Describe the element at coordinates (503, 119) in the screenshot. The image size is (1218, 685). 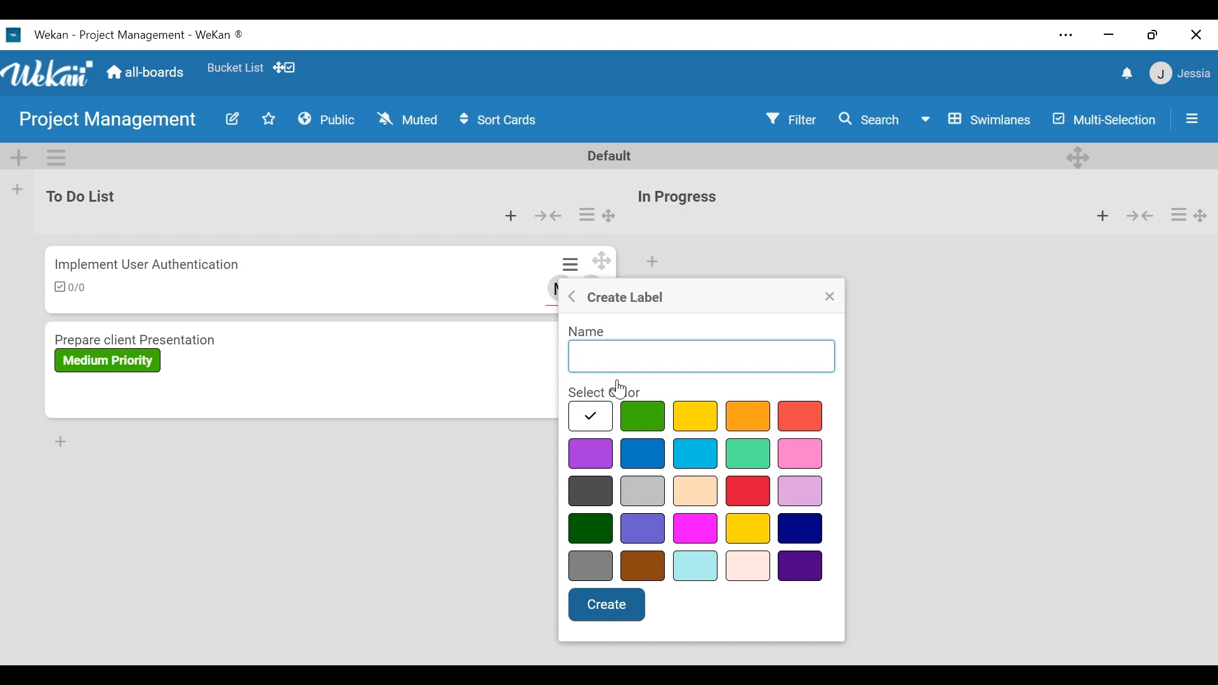
I see `Sort Cards` at that location.